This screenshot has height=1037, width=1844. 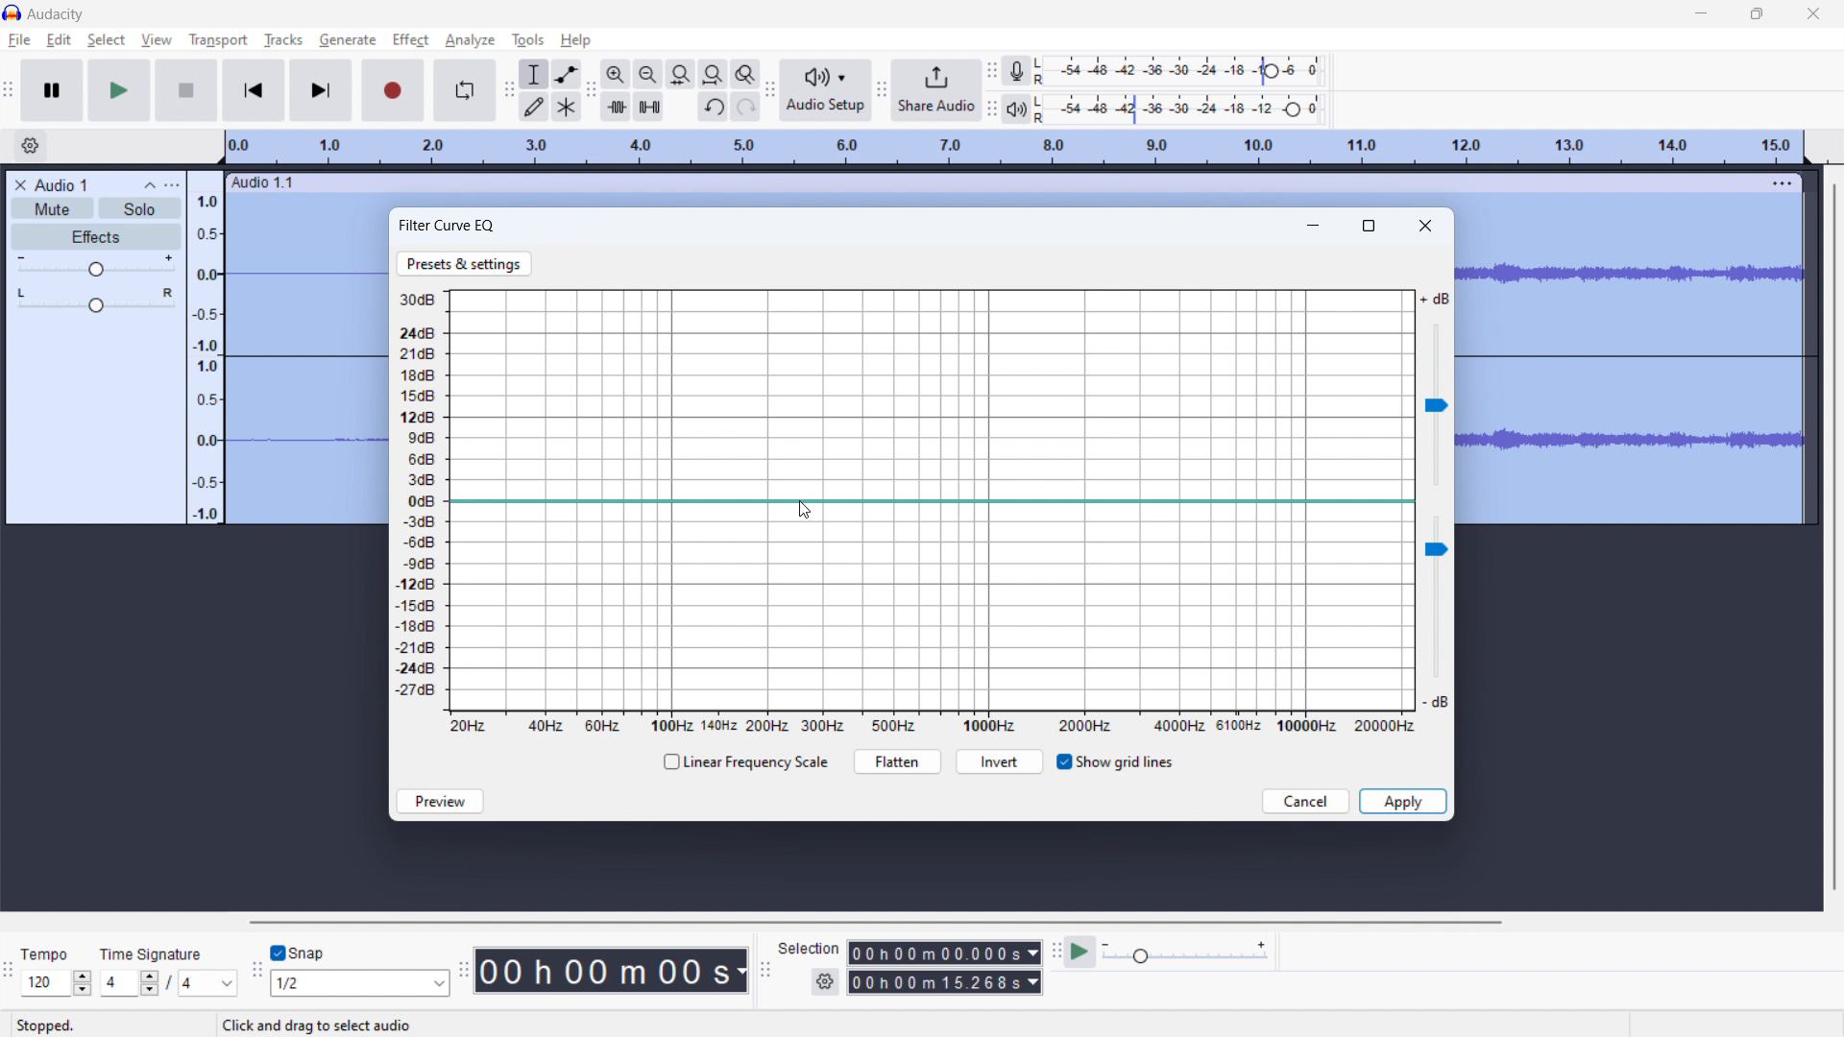 I want to click on presets & settings, so click(x=465, y=264).